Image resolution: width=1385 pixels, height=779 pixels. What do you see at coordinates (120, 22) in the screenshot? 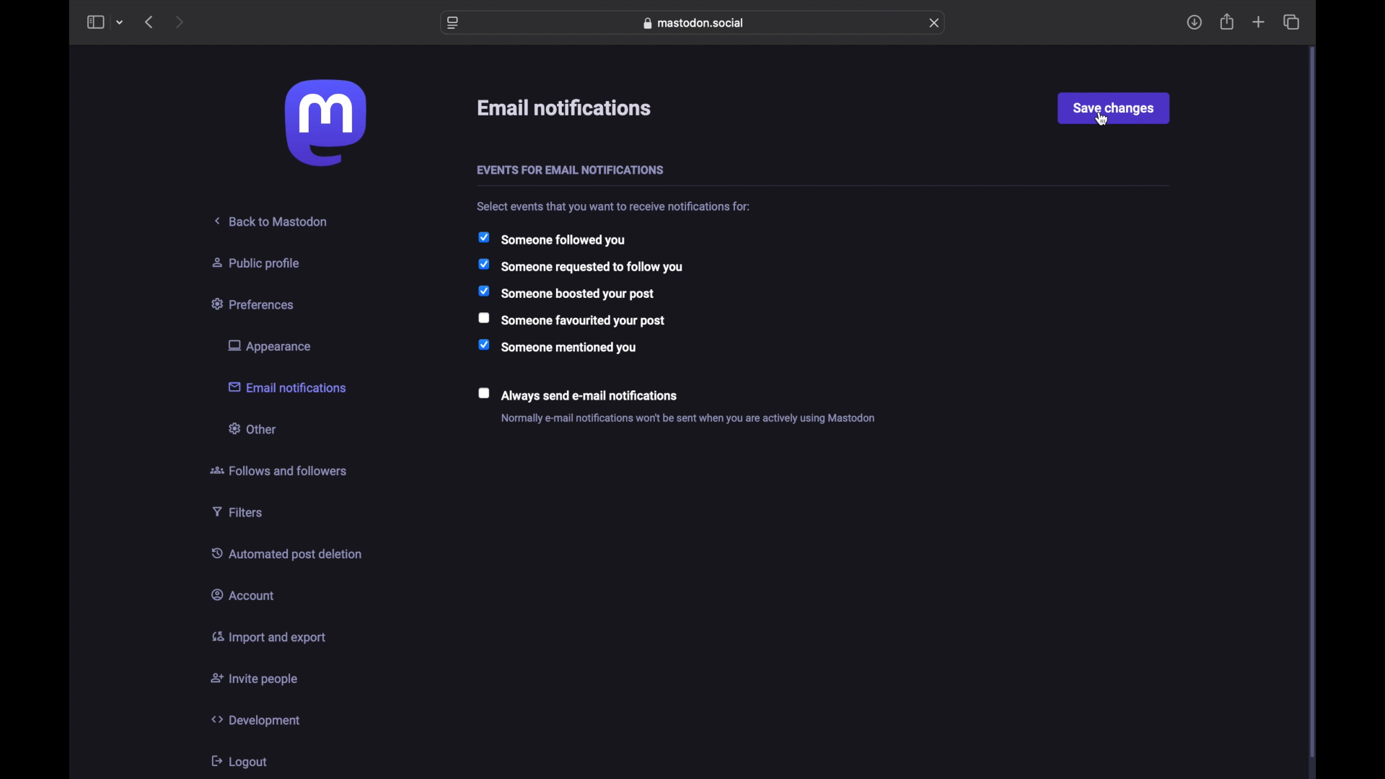
I see `tab group picker` at bounding box center [120, 22].